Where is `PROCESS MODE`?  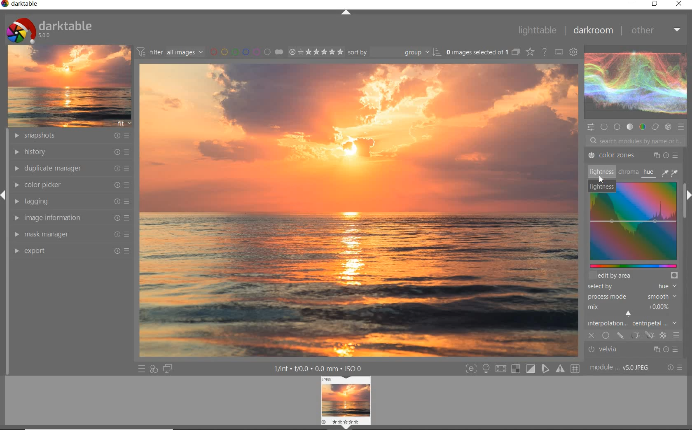
PROCESS MODE is located at coordinates (633, 297).